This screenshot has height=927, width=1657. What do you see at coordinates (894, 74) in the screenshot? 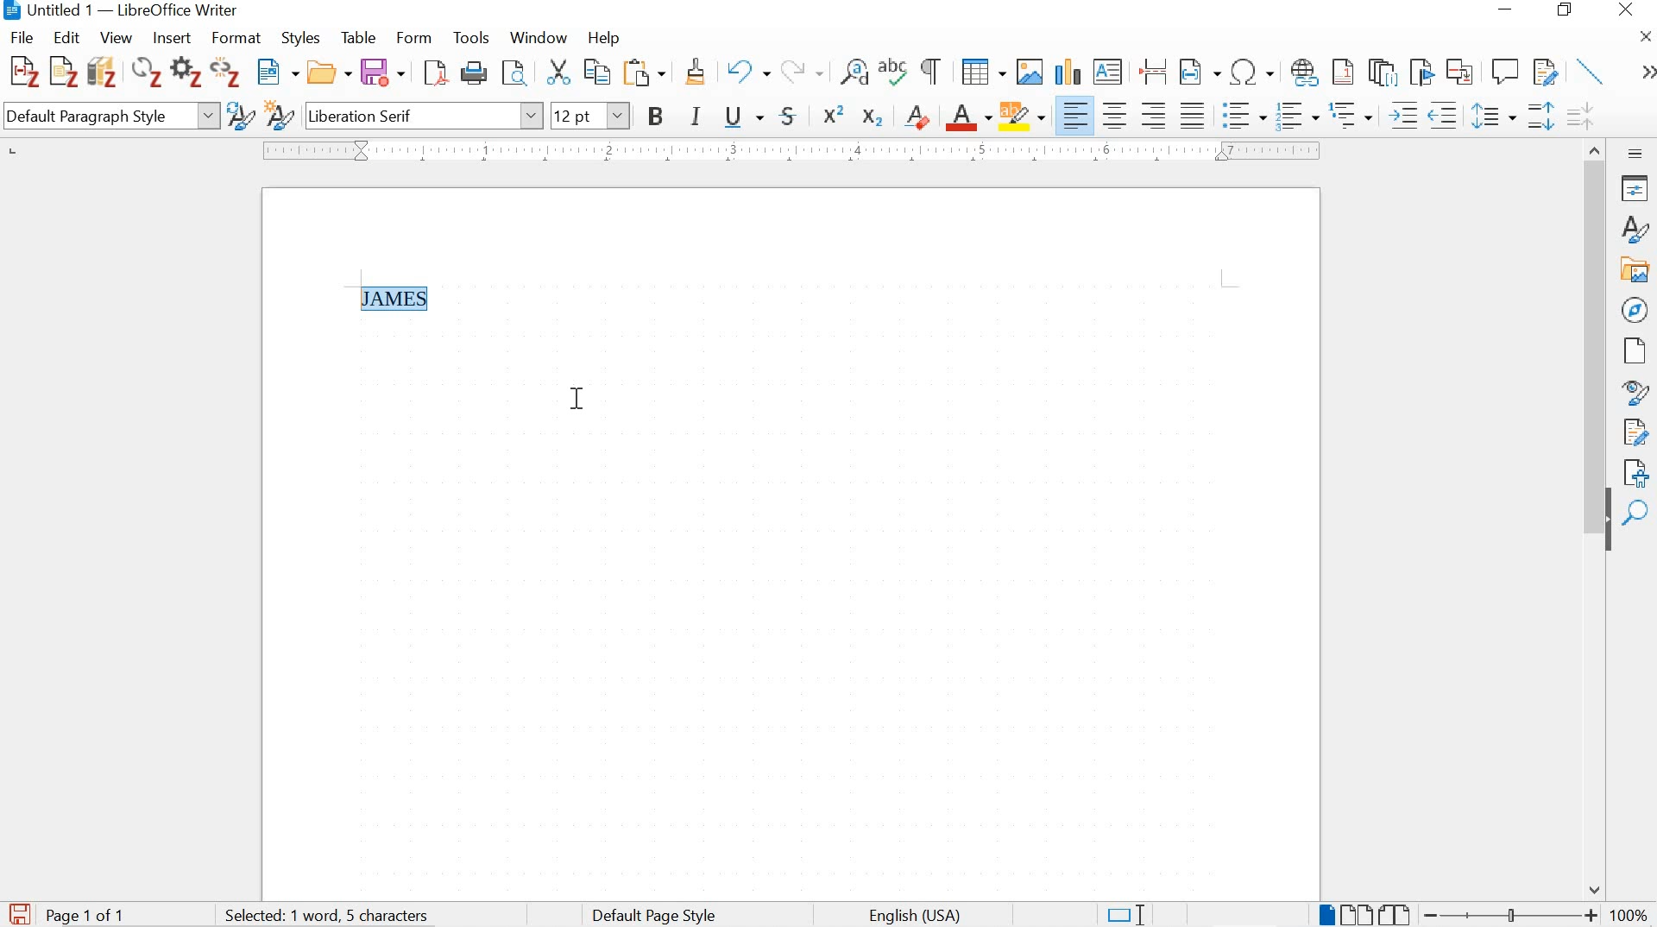
I see `check spelling` at bounding box center [894, 74].